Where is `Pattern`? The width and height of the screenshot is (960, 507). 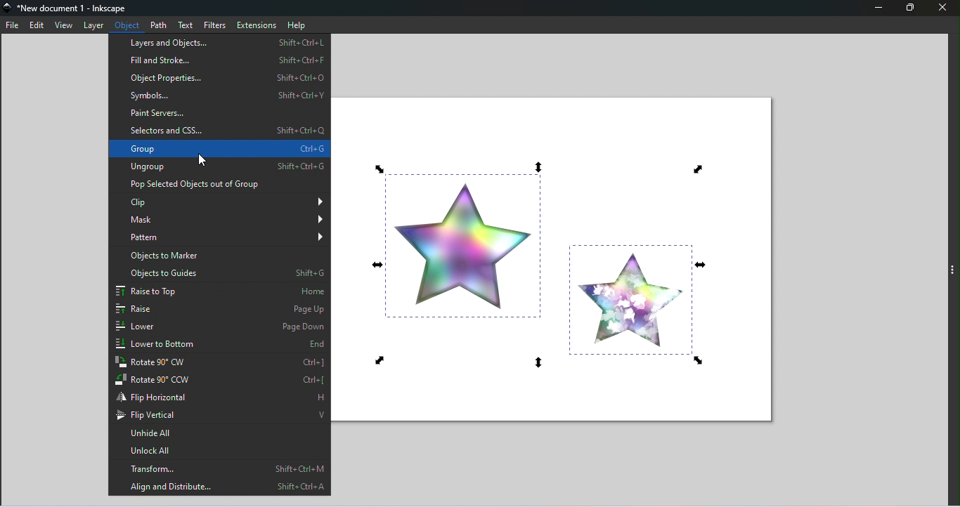 Pattern is located at coordinates (221, 239).